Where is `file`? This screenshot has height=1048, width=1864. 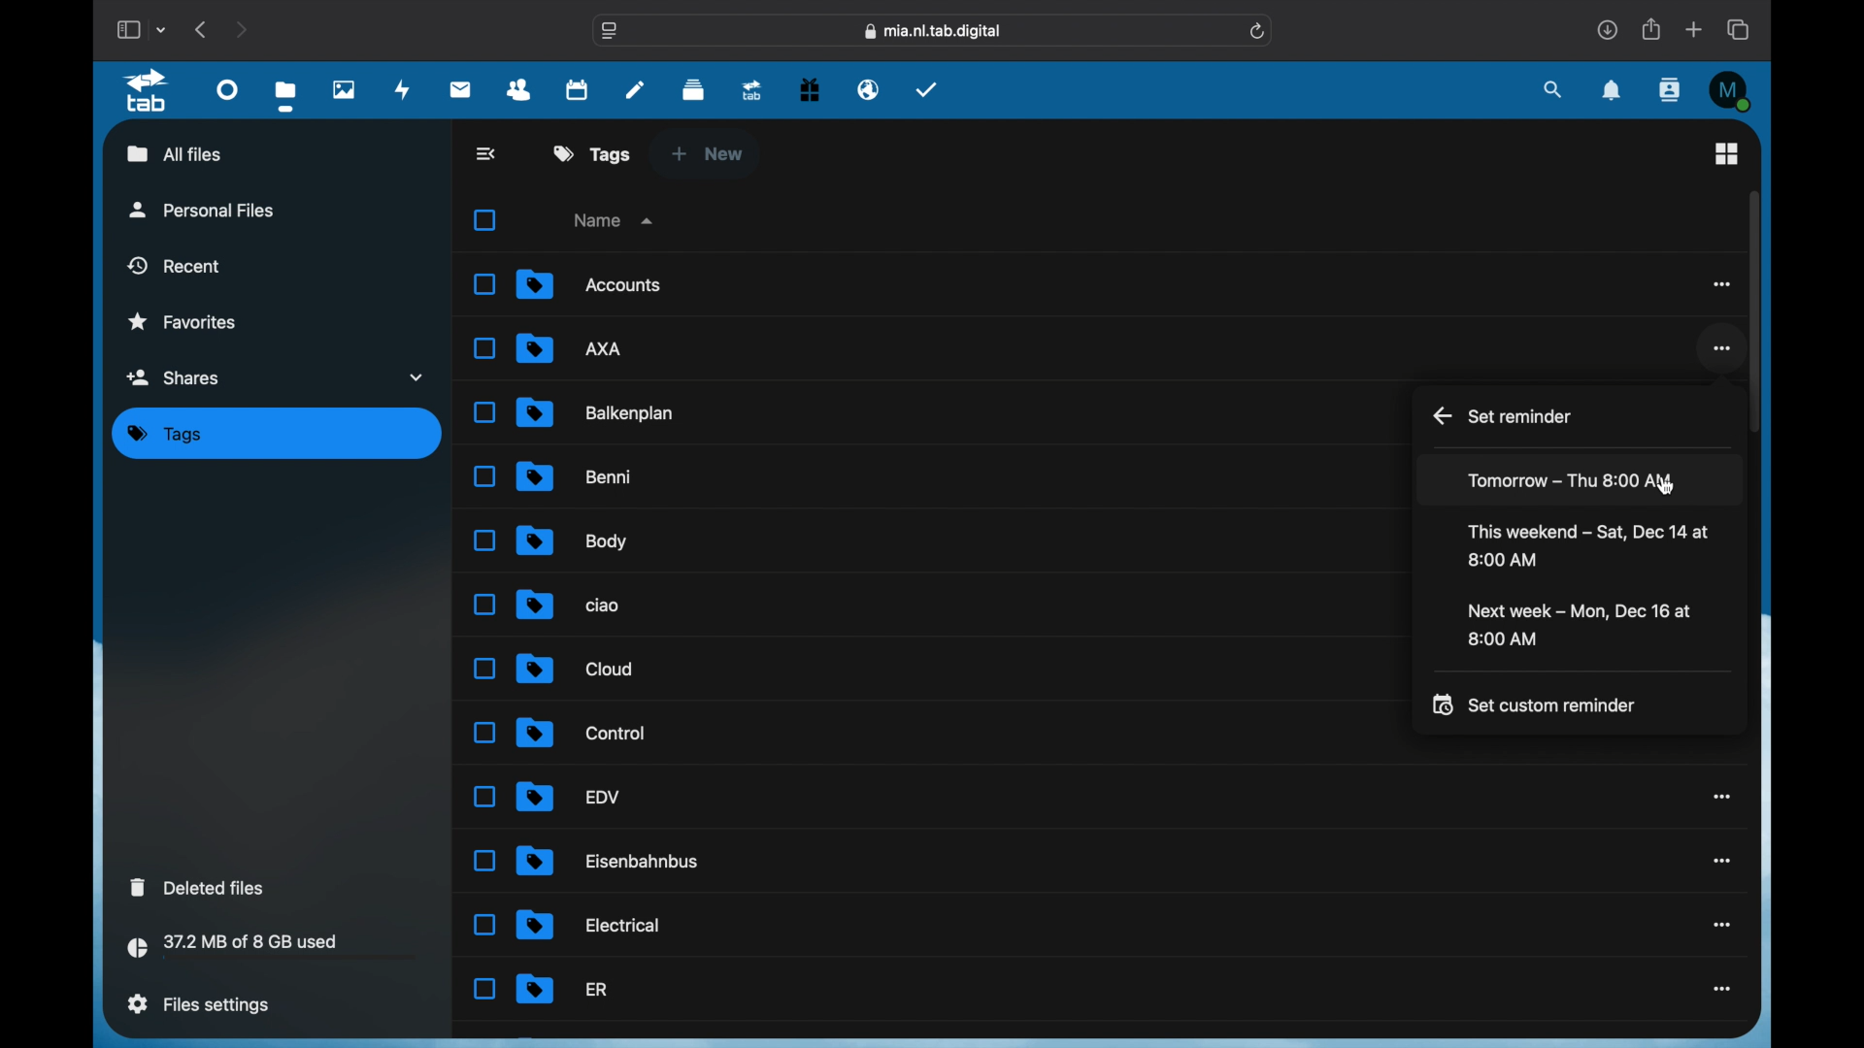
file is located at coordinates (569, 603).